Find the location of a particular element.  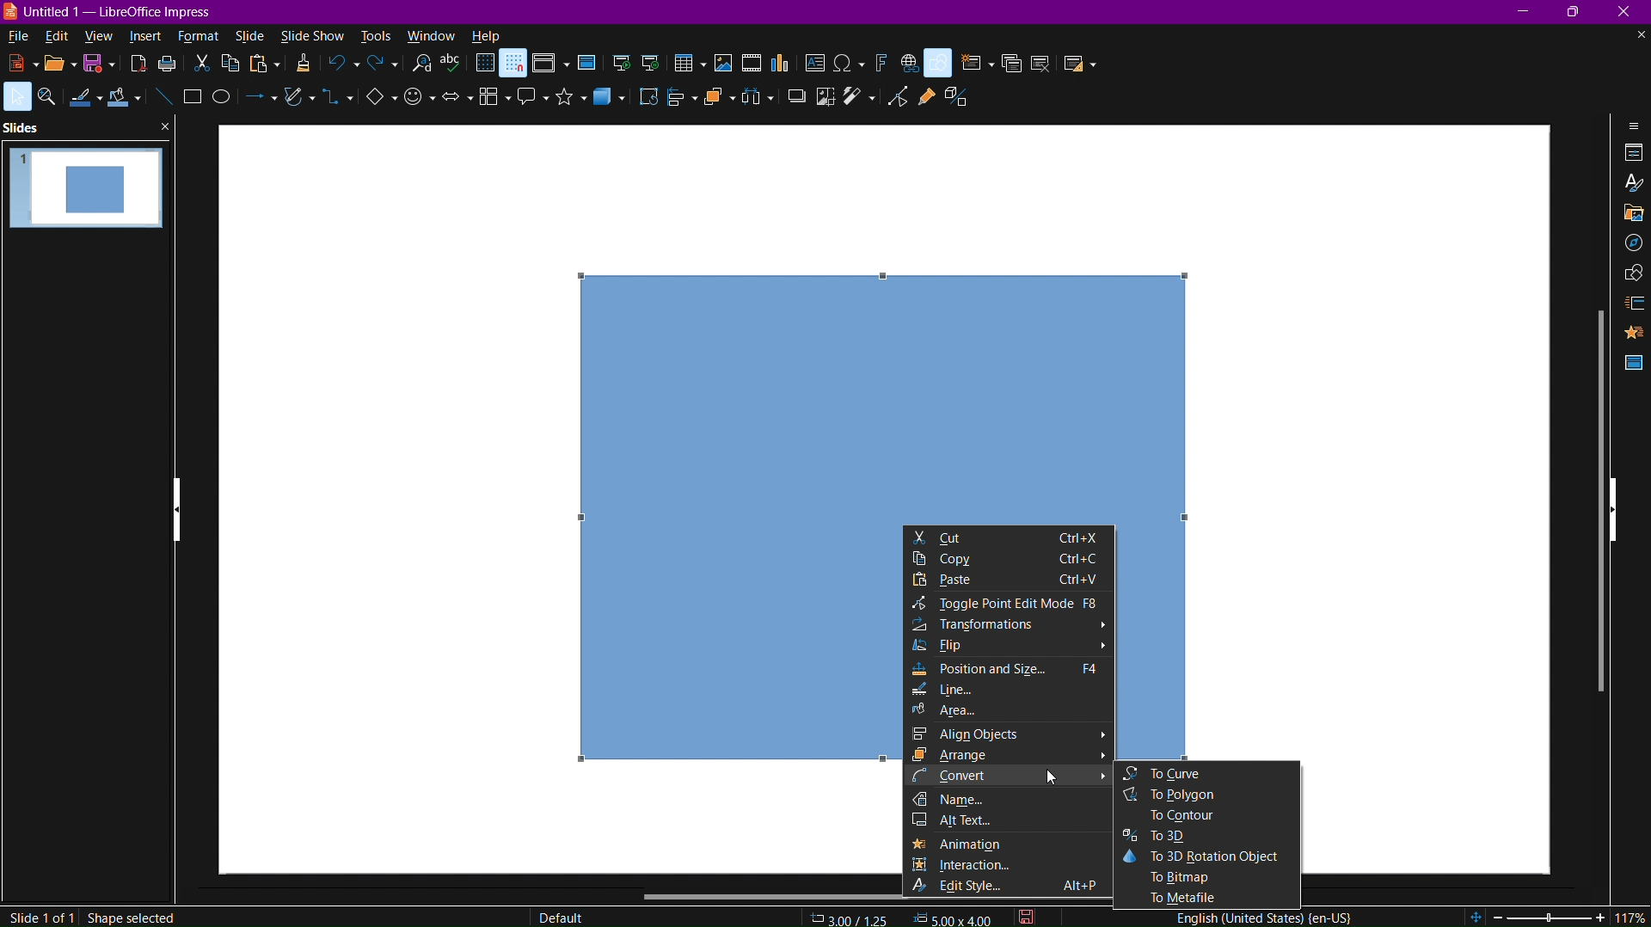

Cut is located at coordinates (1009, 538).